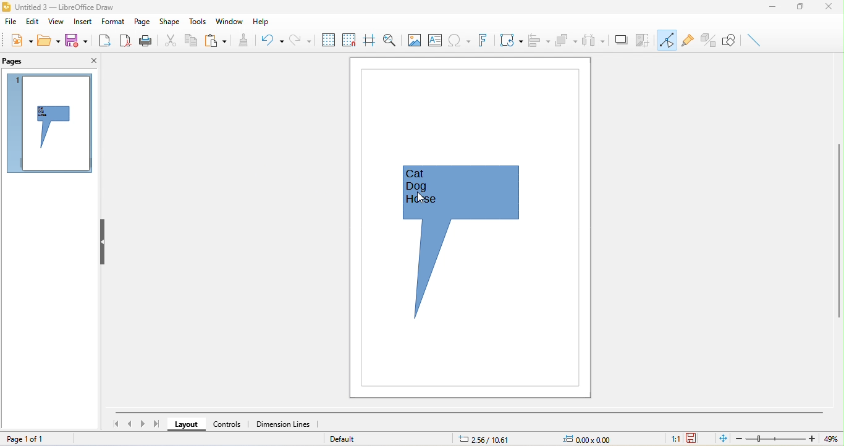  I want to click on window, so click(232, 21).